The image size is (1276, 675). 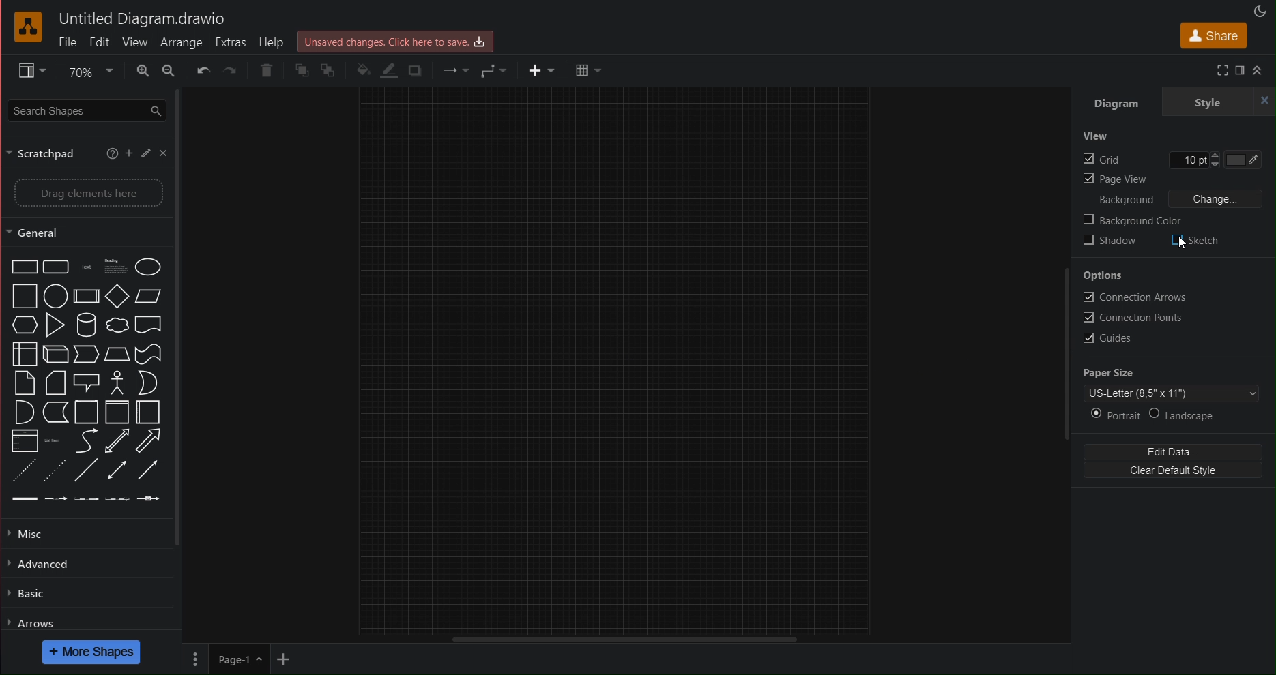 I want to click on list item, so click(x=53, y=442).